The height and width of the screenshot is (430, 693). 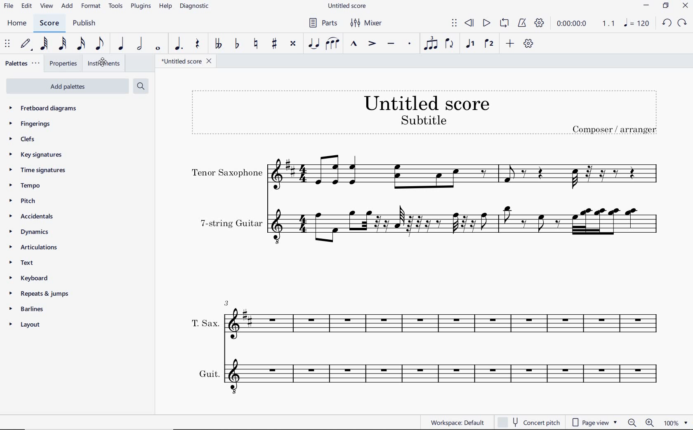 What do you see at coordinates (485, 23) in the screenshot?
I see `PLAY` at bounding box center [485, 23].